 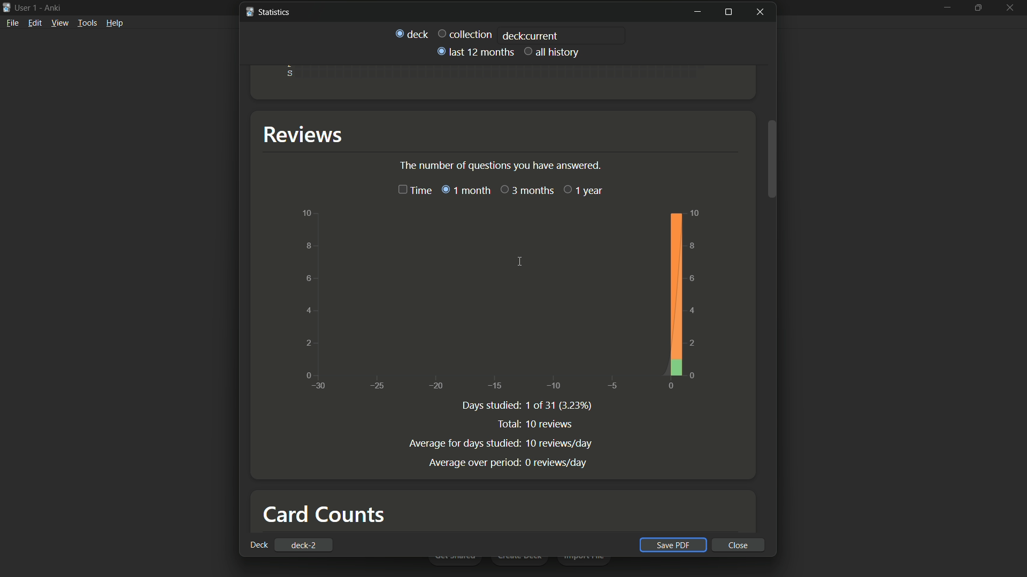 I want to click on minimize, so click(x=697, y=12).